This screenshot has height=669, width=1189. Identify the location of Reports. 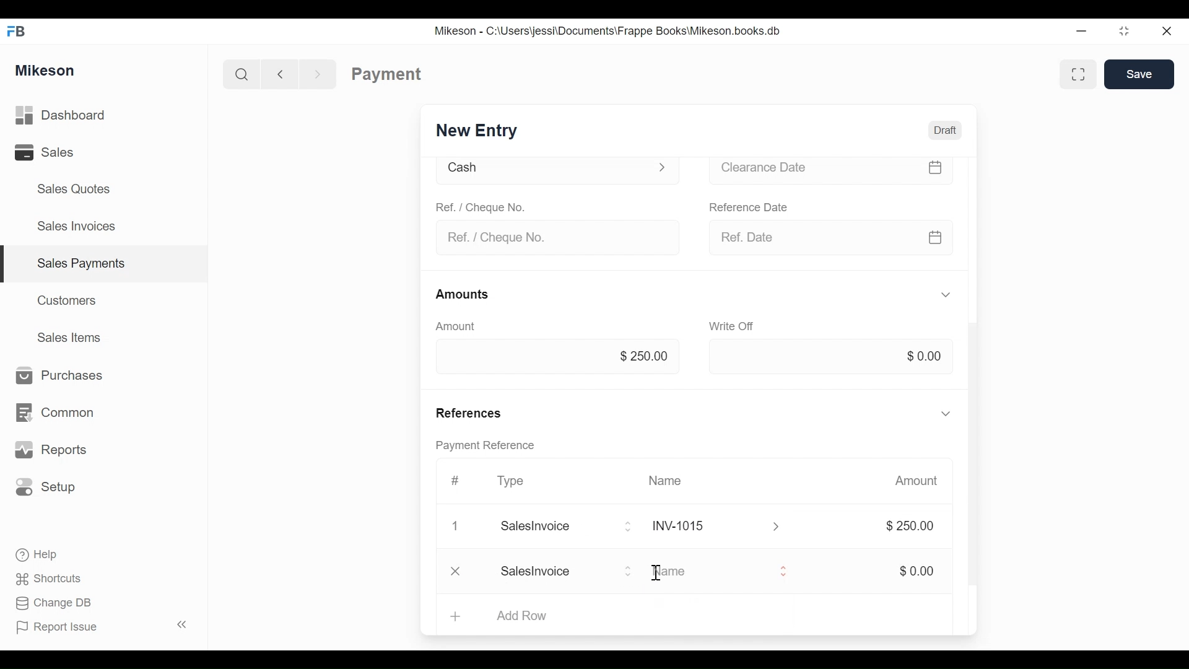
(53, 450).